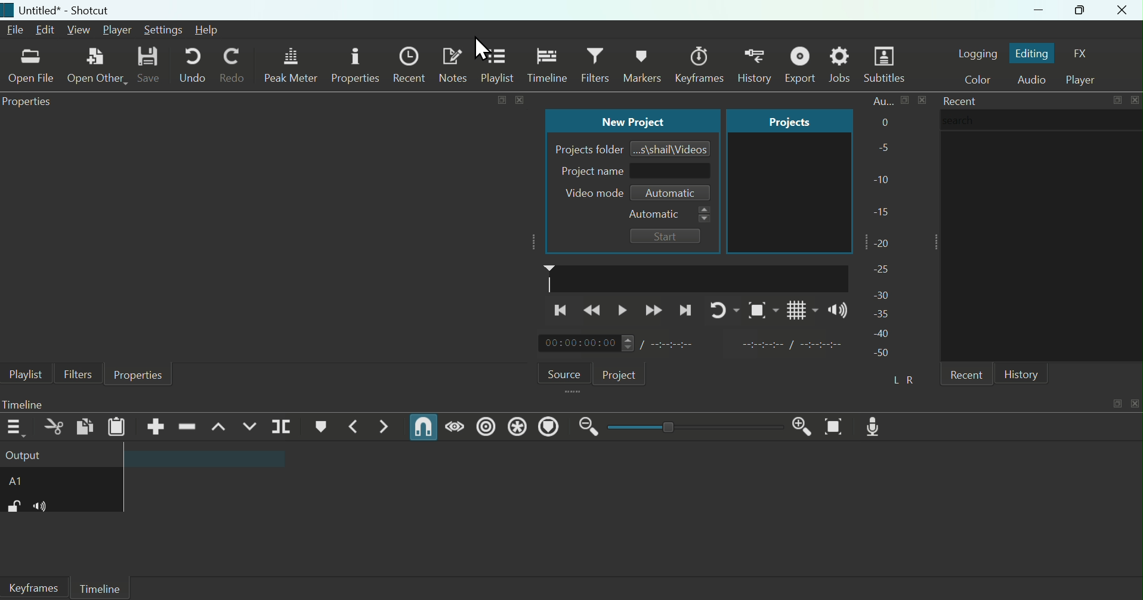  I want to click on Grid layout, so click(801, 309).